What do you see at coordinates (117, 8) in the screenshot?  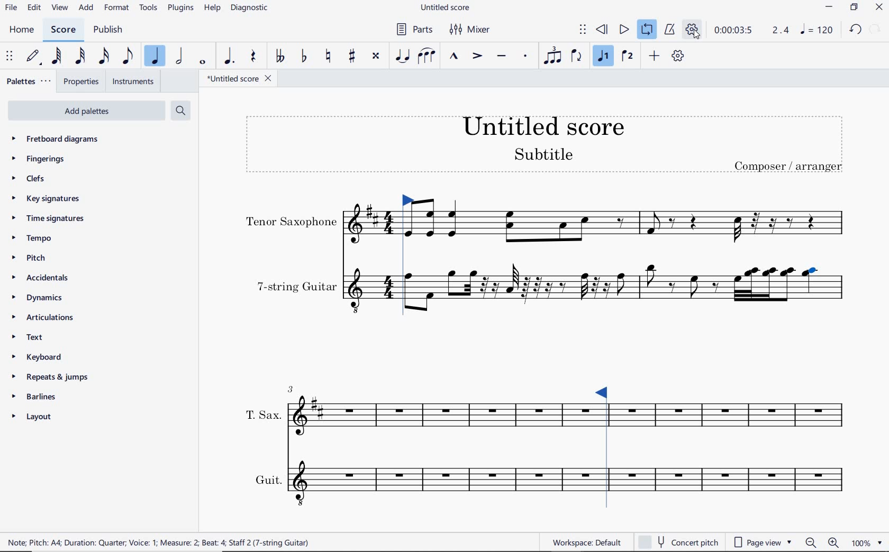 I see `FORMAT` at bounding box center [117, 8].